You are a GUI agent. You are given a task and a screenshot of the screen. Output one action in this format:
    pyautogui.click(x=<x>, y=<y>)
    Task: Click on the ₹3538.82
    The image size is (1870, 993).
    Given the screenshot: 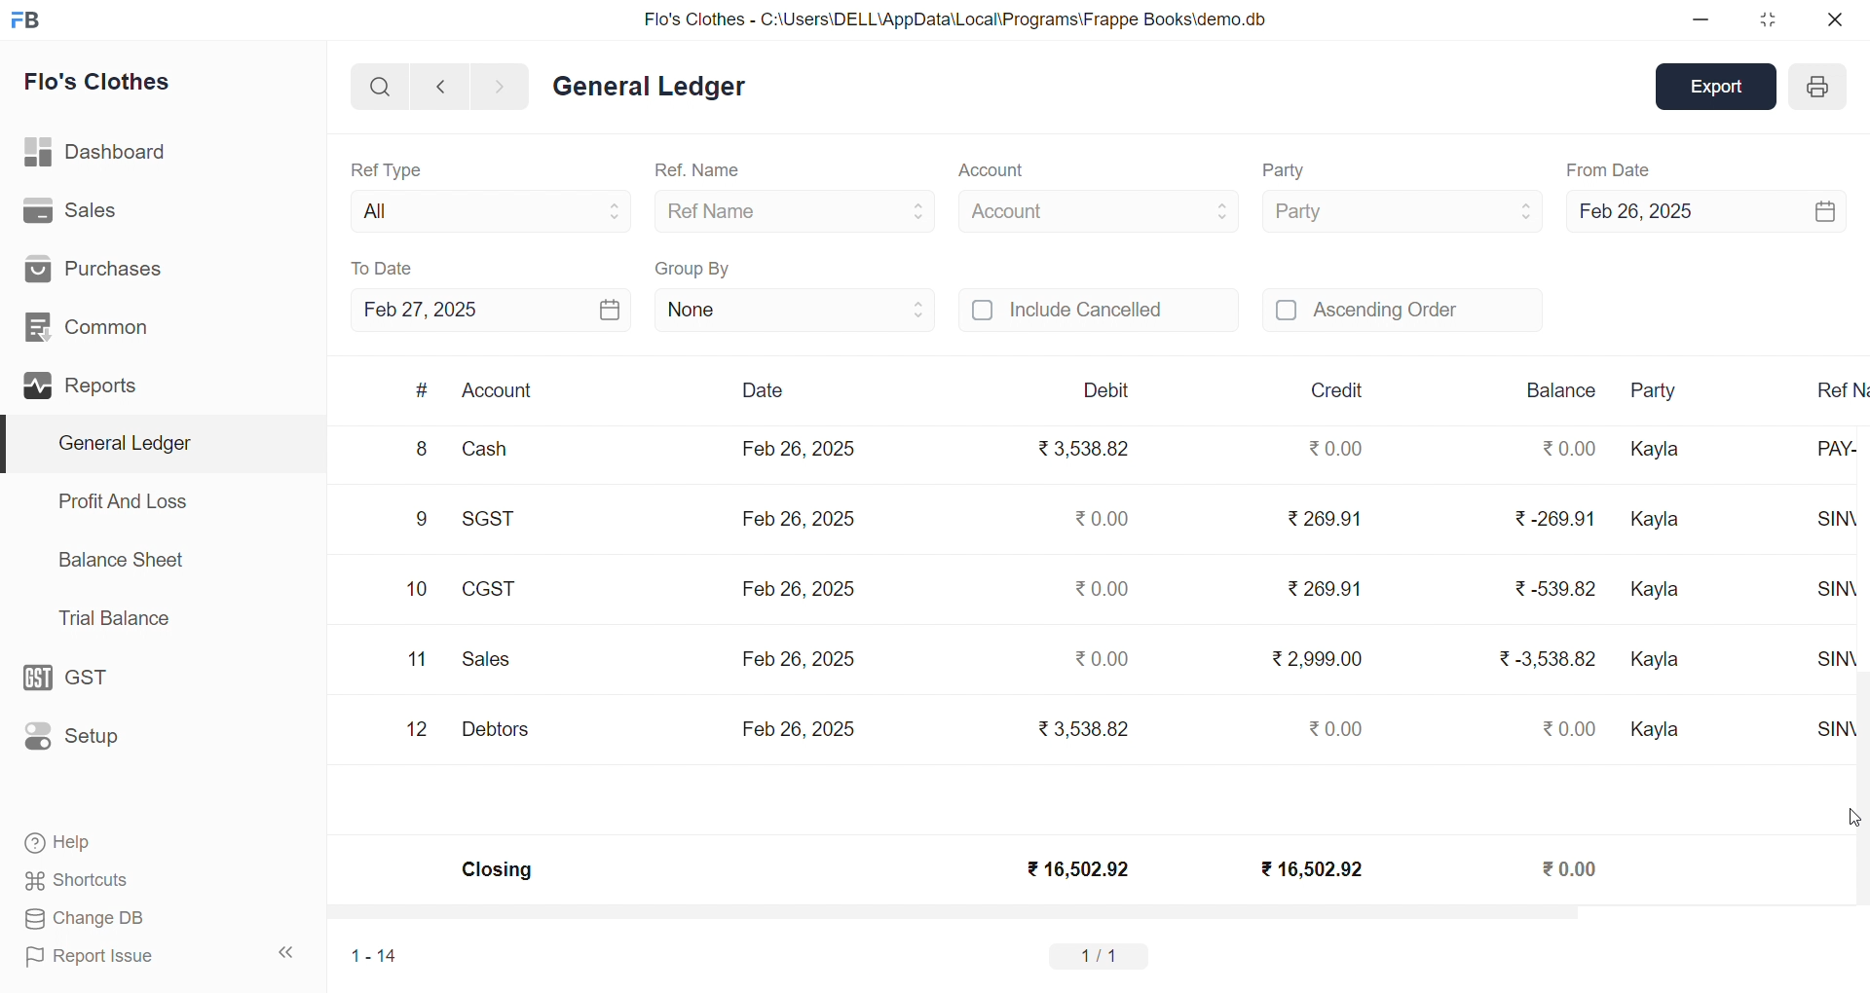 What is the action you would take?
    pyautogui.click(x=1088, y=450)
    